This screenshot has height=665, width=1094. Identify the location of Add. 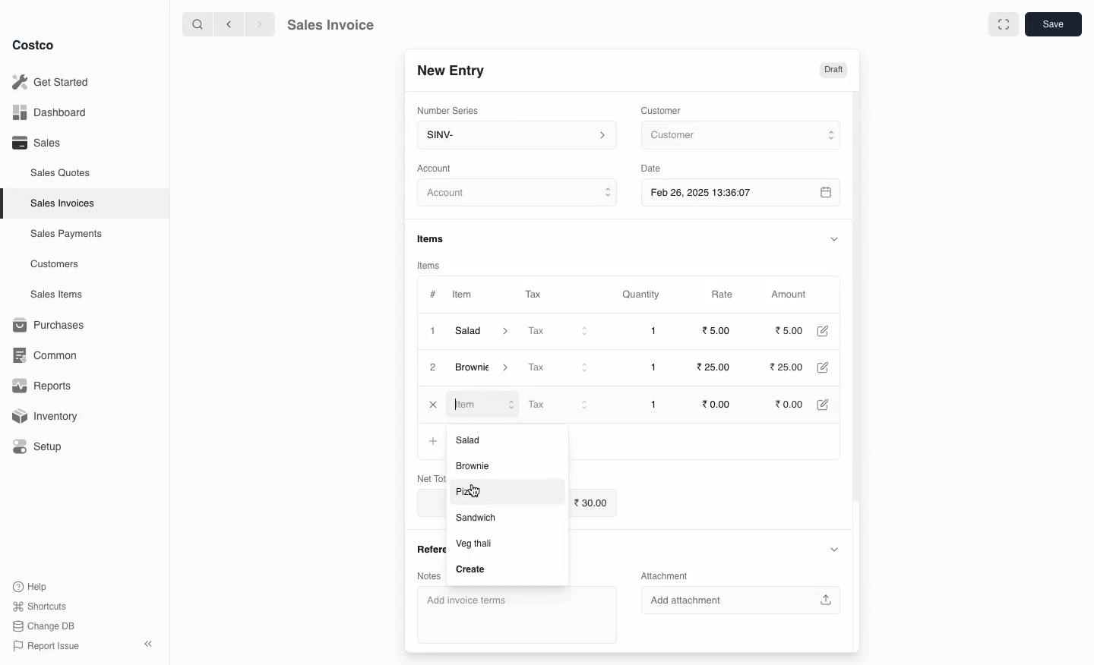
(433, 440).